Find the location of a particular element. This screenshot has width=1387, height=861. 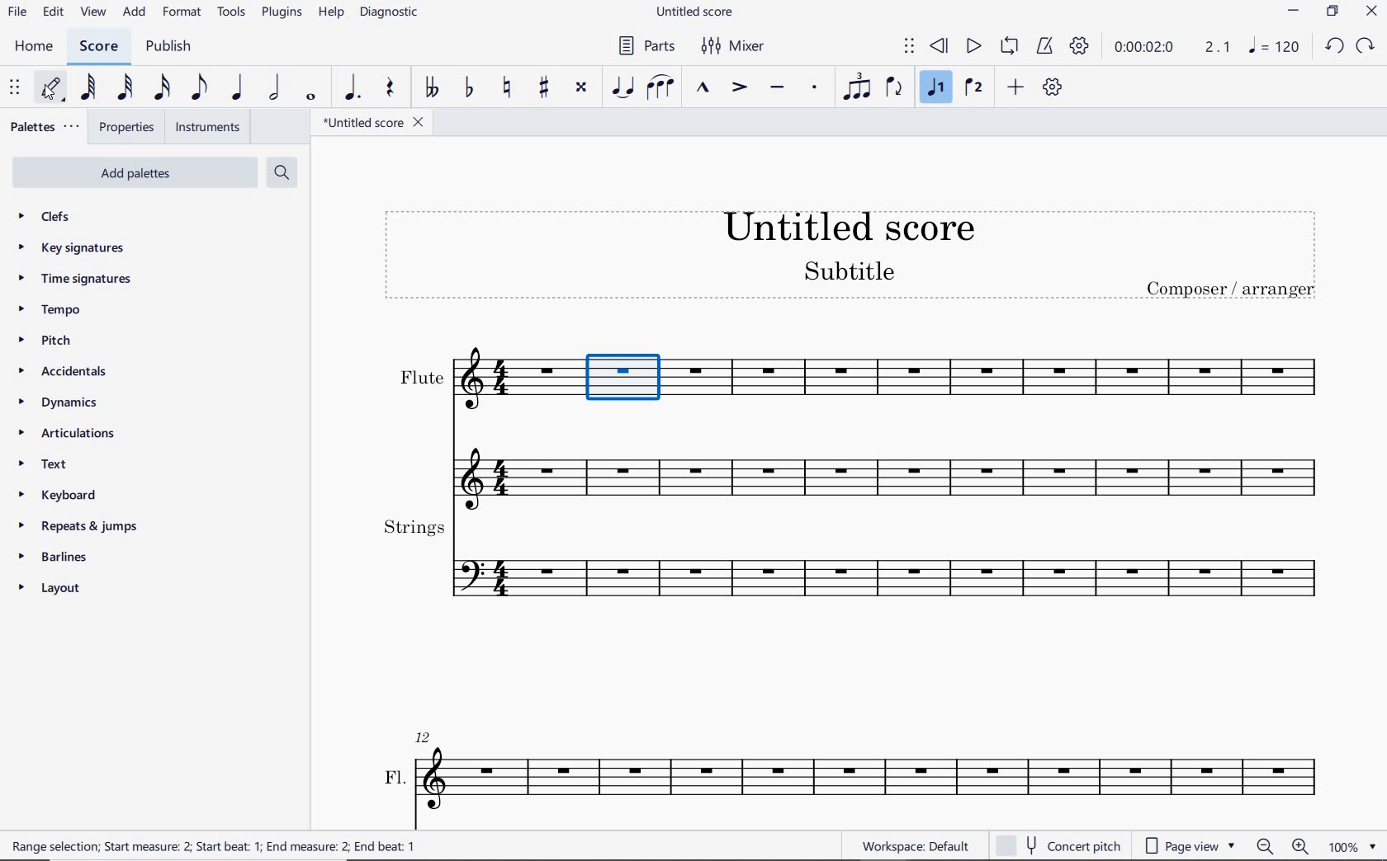

FORMAT is located at coordinates (183, 11).